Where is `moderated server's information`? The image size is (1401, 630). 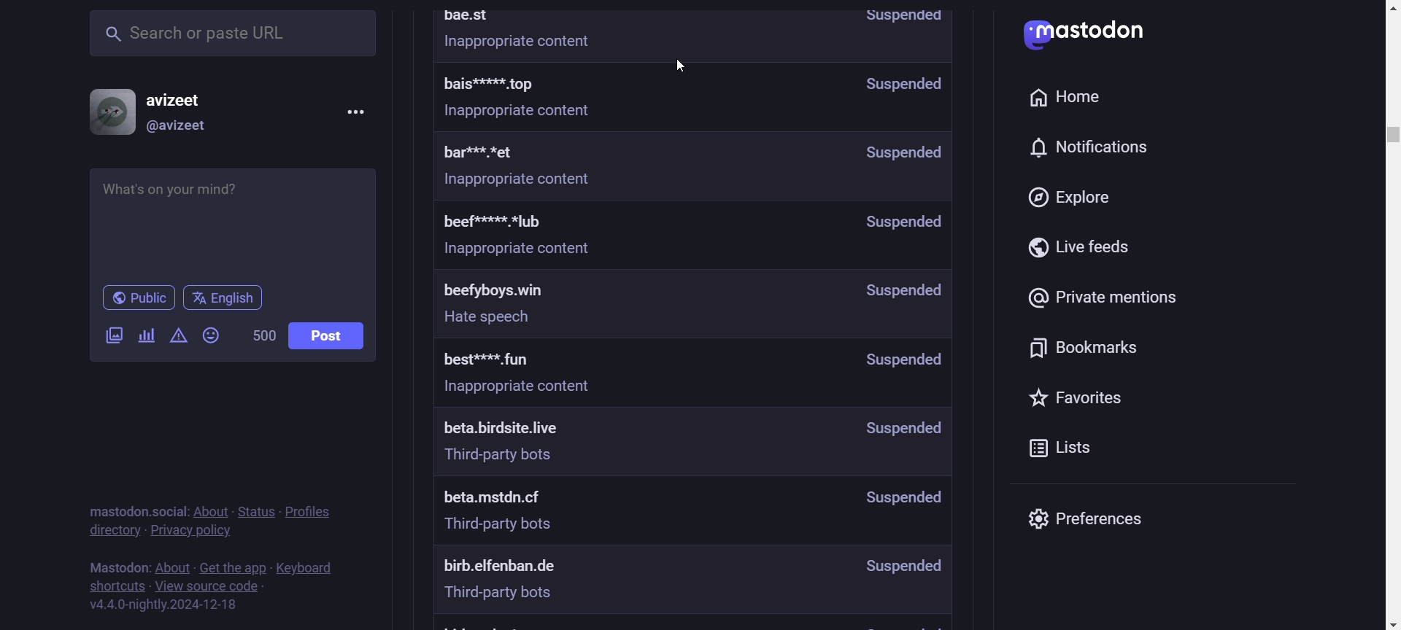 moderated server's information is located at coordinates (693, 515).